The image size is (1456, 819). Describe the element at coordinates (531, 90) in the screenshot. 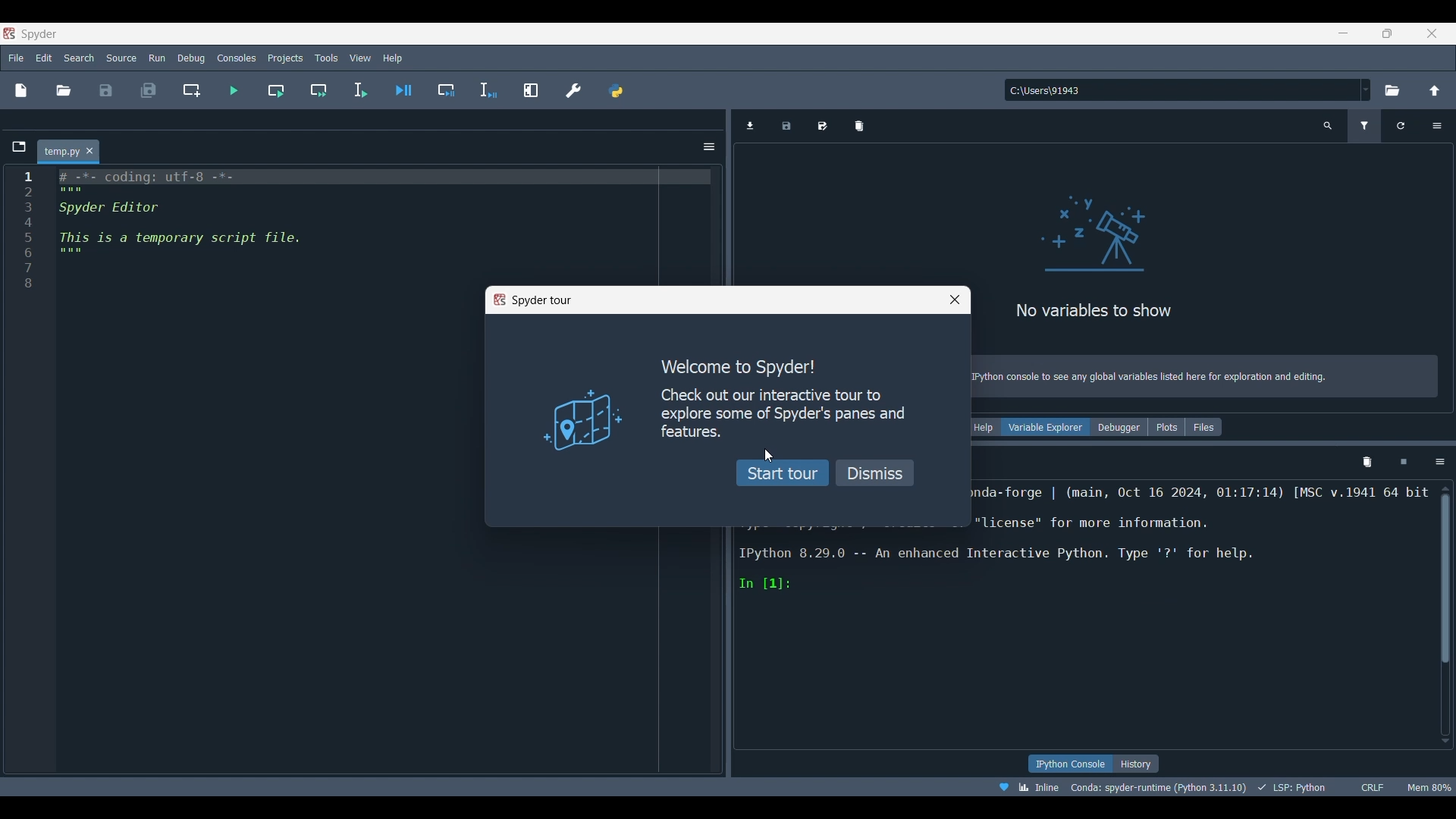

I see `Maximize current pane` at that location.